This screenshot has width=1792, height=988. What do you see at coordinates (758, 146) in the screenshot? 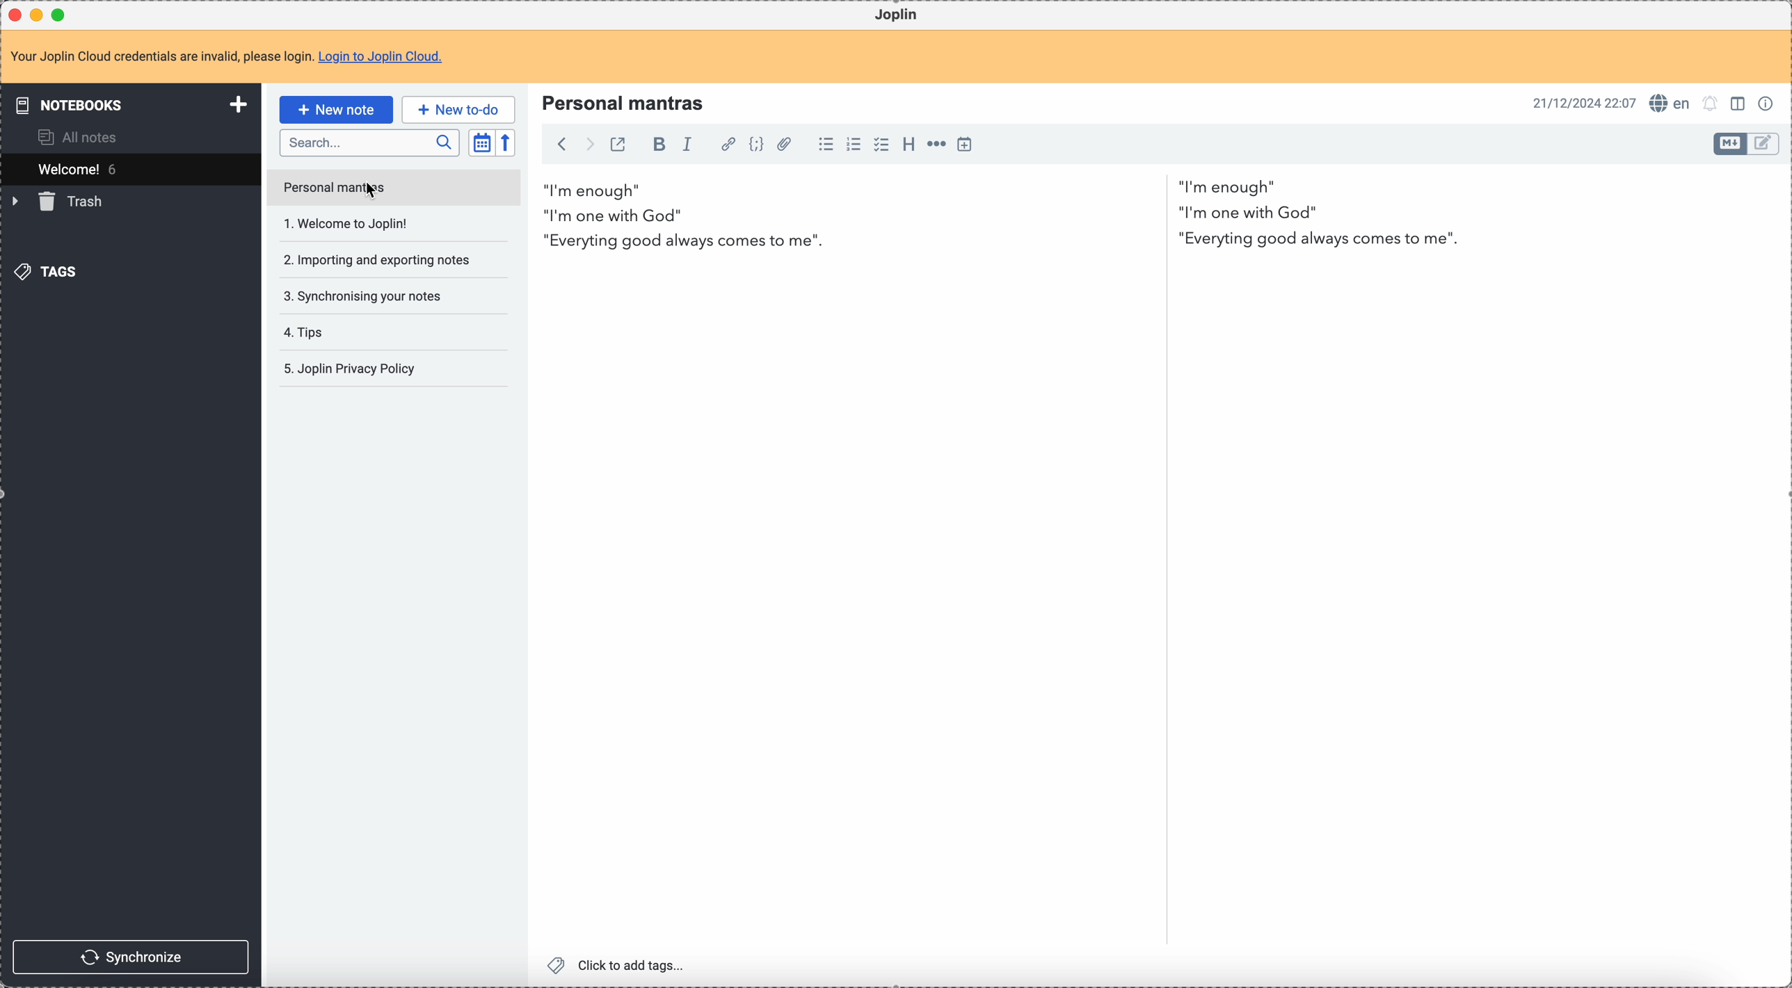
I see `code` at bounding box center [758, 146].